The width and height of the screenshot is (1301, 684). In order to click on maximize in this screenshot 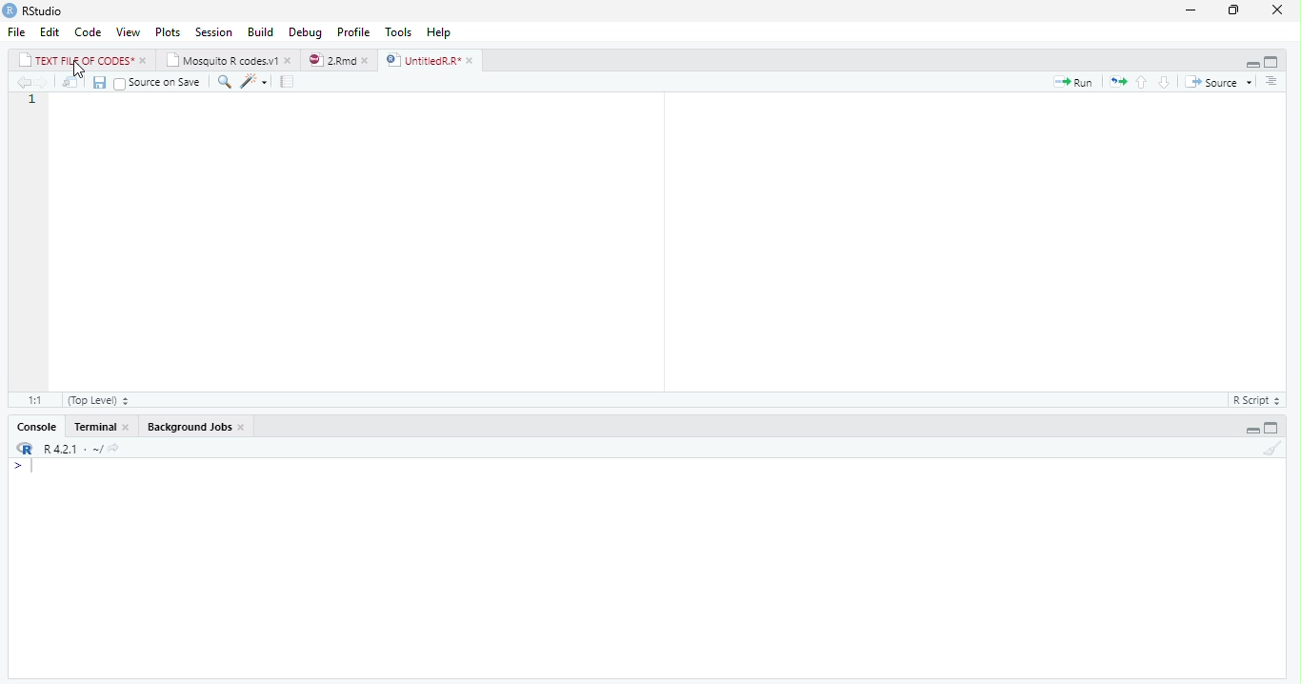, I will do `click(1271, 63)`.